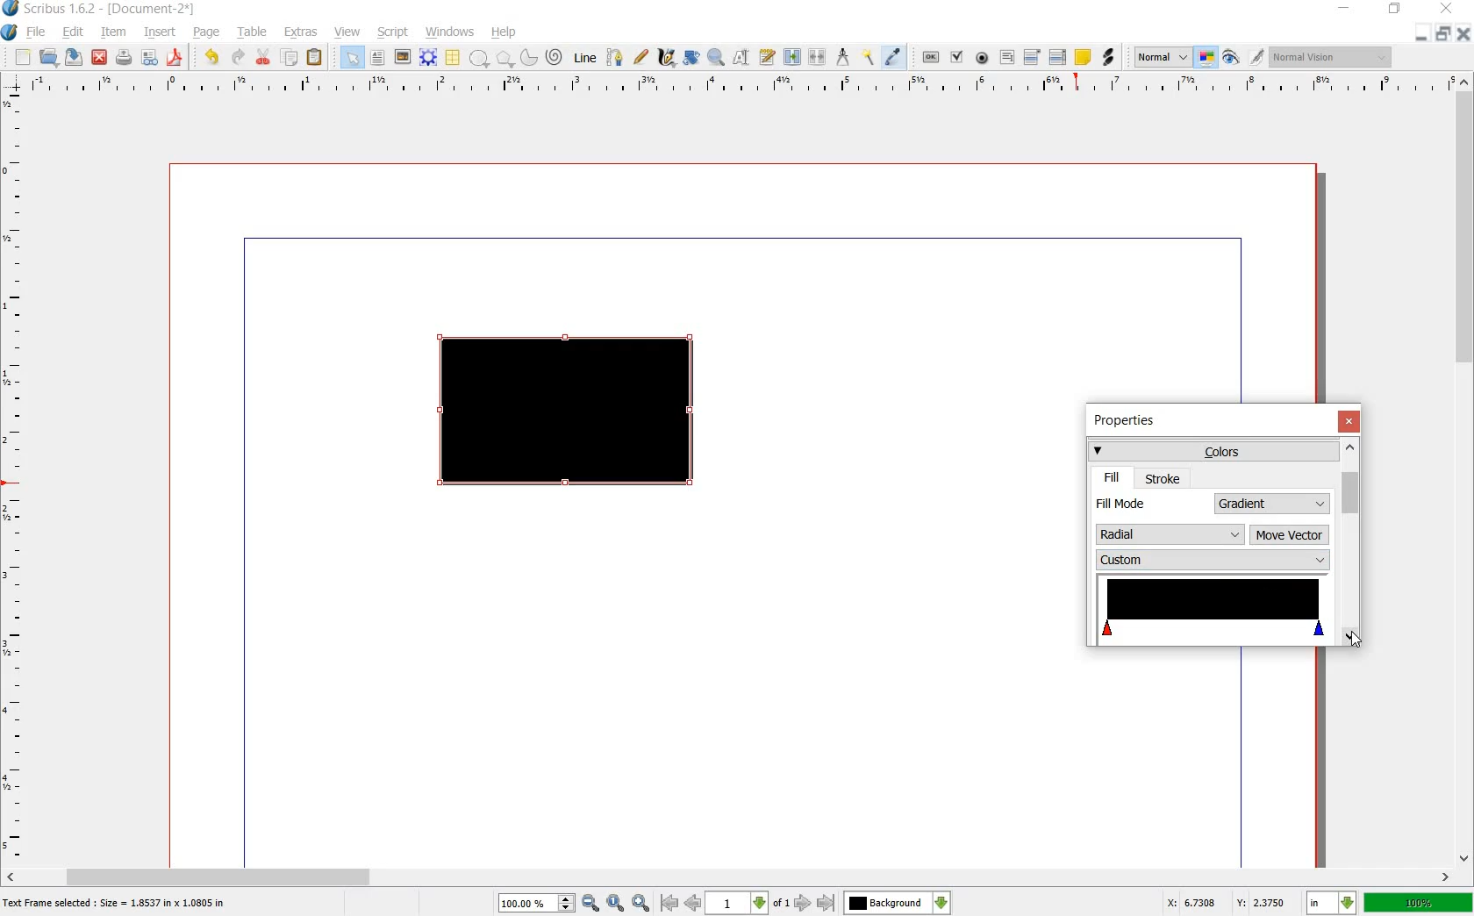  I want to click on ruler, so click(15, 477).